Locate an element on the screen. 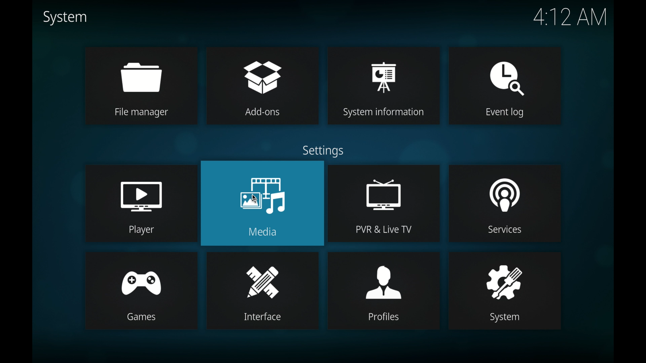 Image resolution: width=646 pixels, height=363 pixels. event log is located at coordinates (505, 70).